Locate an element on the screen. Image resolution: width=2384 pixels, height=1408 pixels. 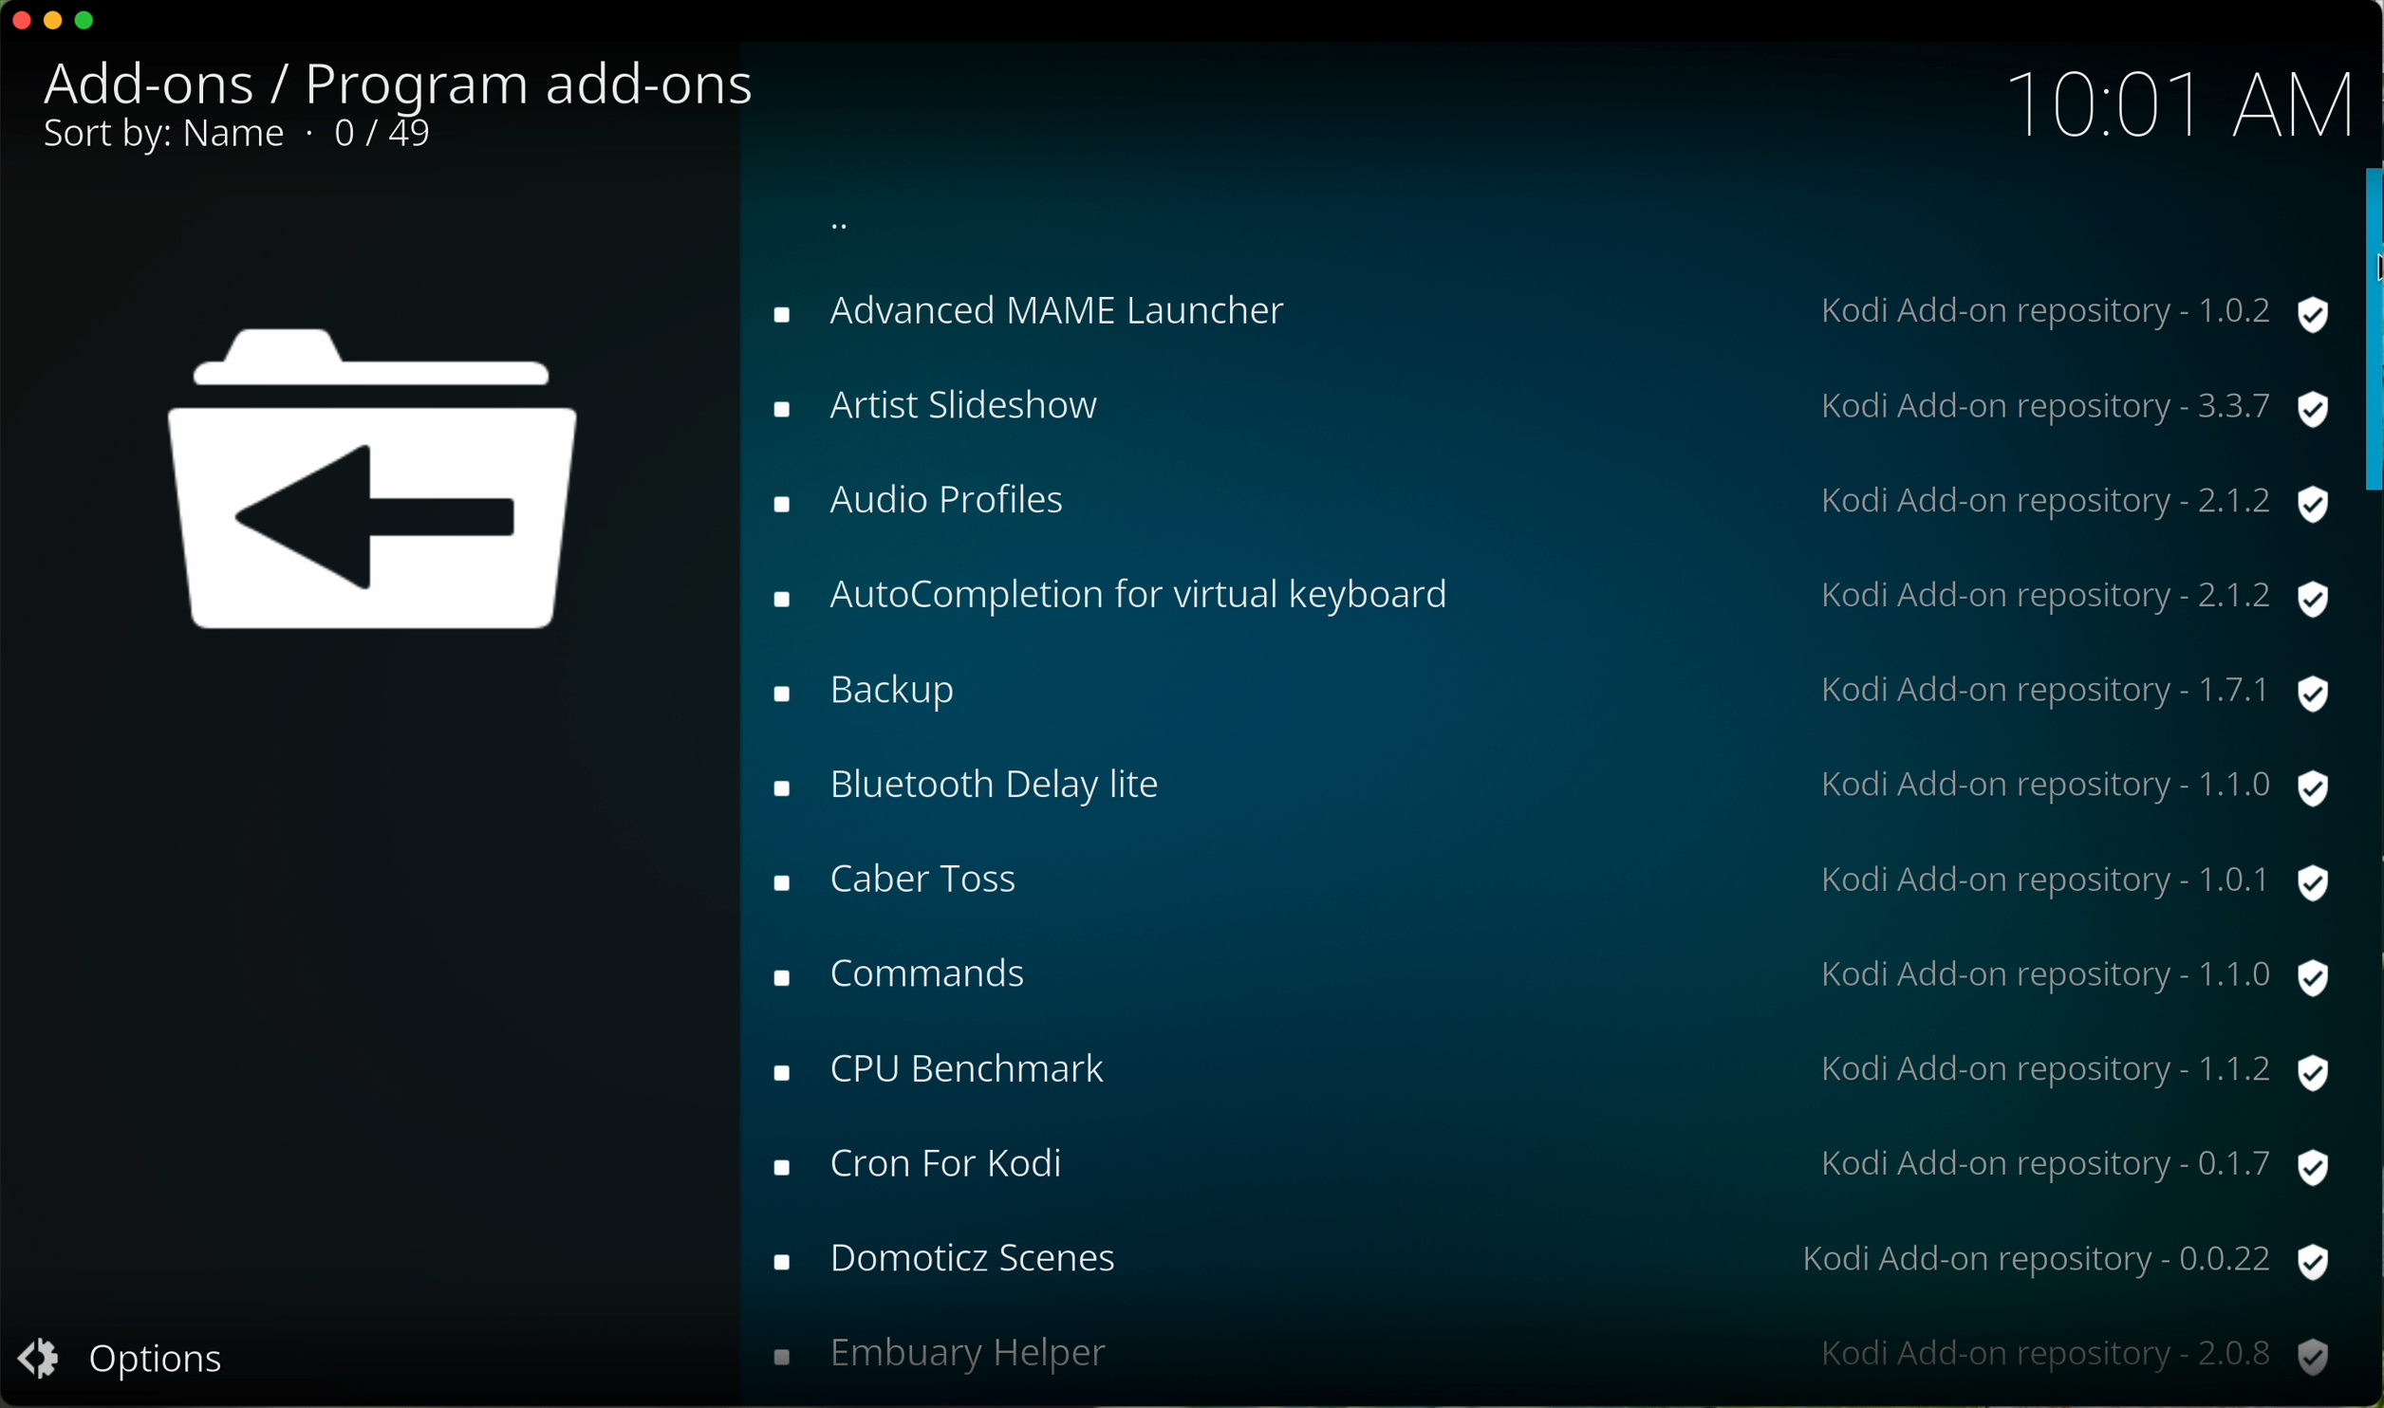
10:01 AM is located at coordinates (2181, 103).